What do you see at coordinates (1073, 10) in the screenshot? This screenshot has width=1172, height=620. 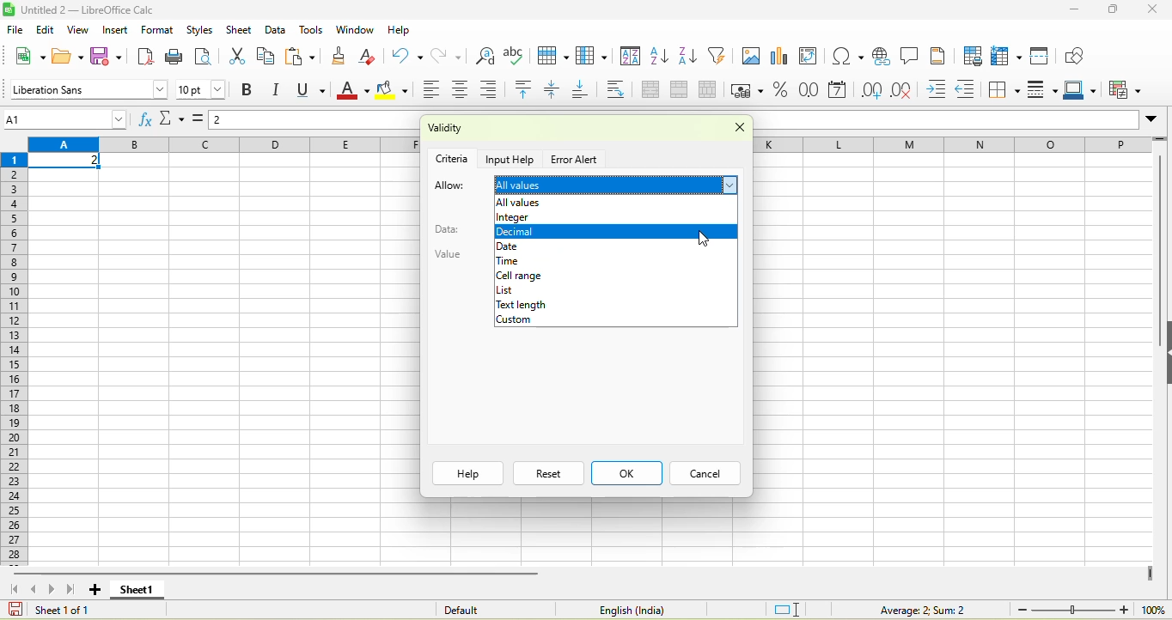 I see `minuimize` at bounding box center [1073, 10].